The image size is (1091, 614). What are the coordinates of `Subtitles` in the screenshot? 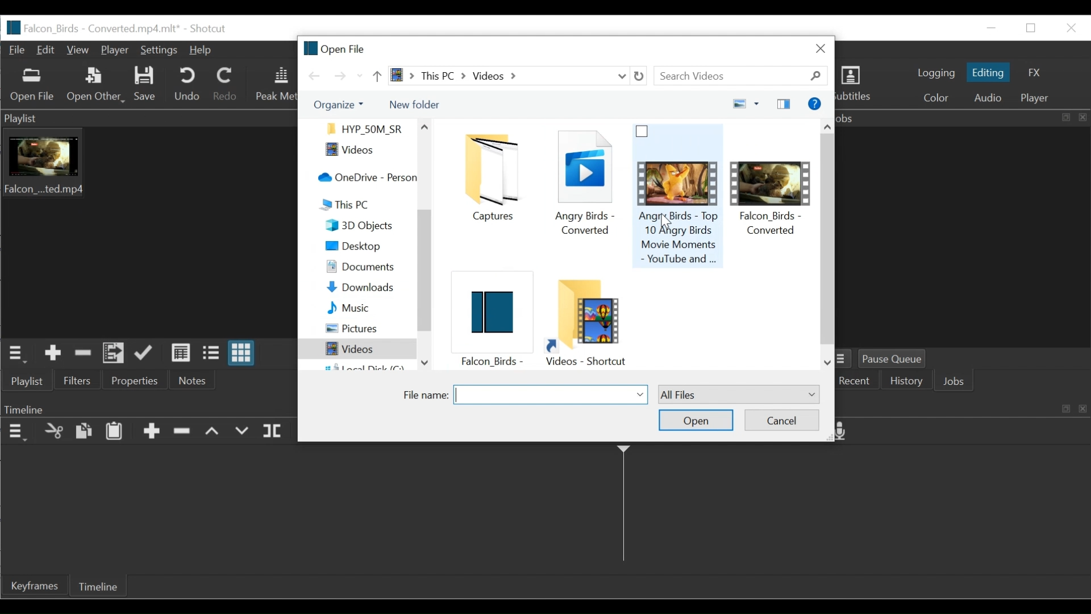 It's located at (858, 85).